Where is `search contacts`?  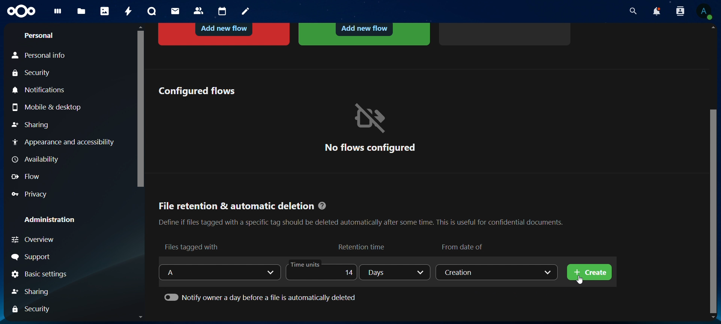
search contacts is located at coordinates (682, 12).